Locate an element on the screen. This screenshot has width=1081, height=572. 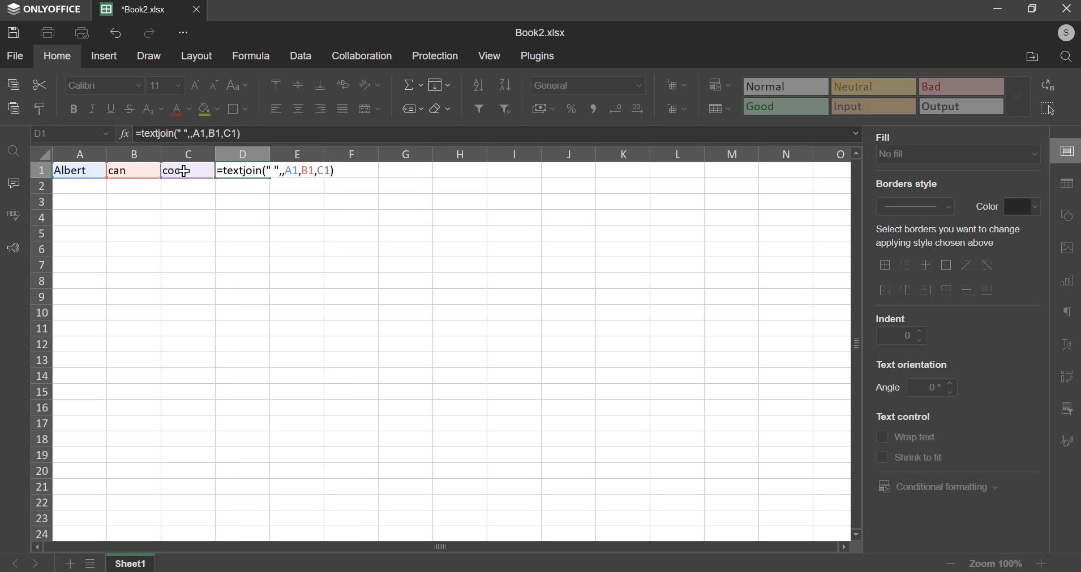
go back is located at coordinates (14, 563).